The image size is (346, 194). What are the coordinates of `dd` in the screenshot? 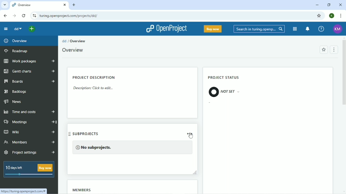 It's located at (64, 41).